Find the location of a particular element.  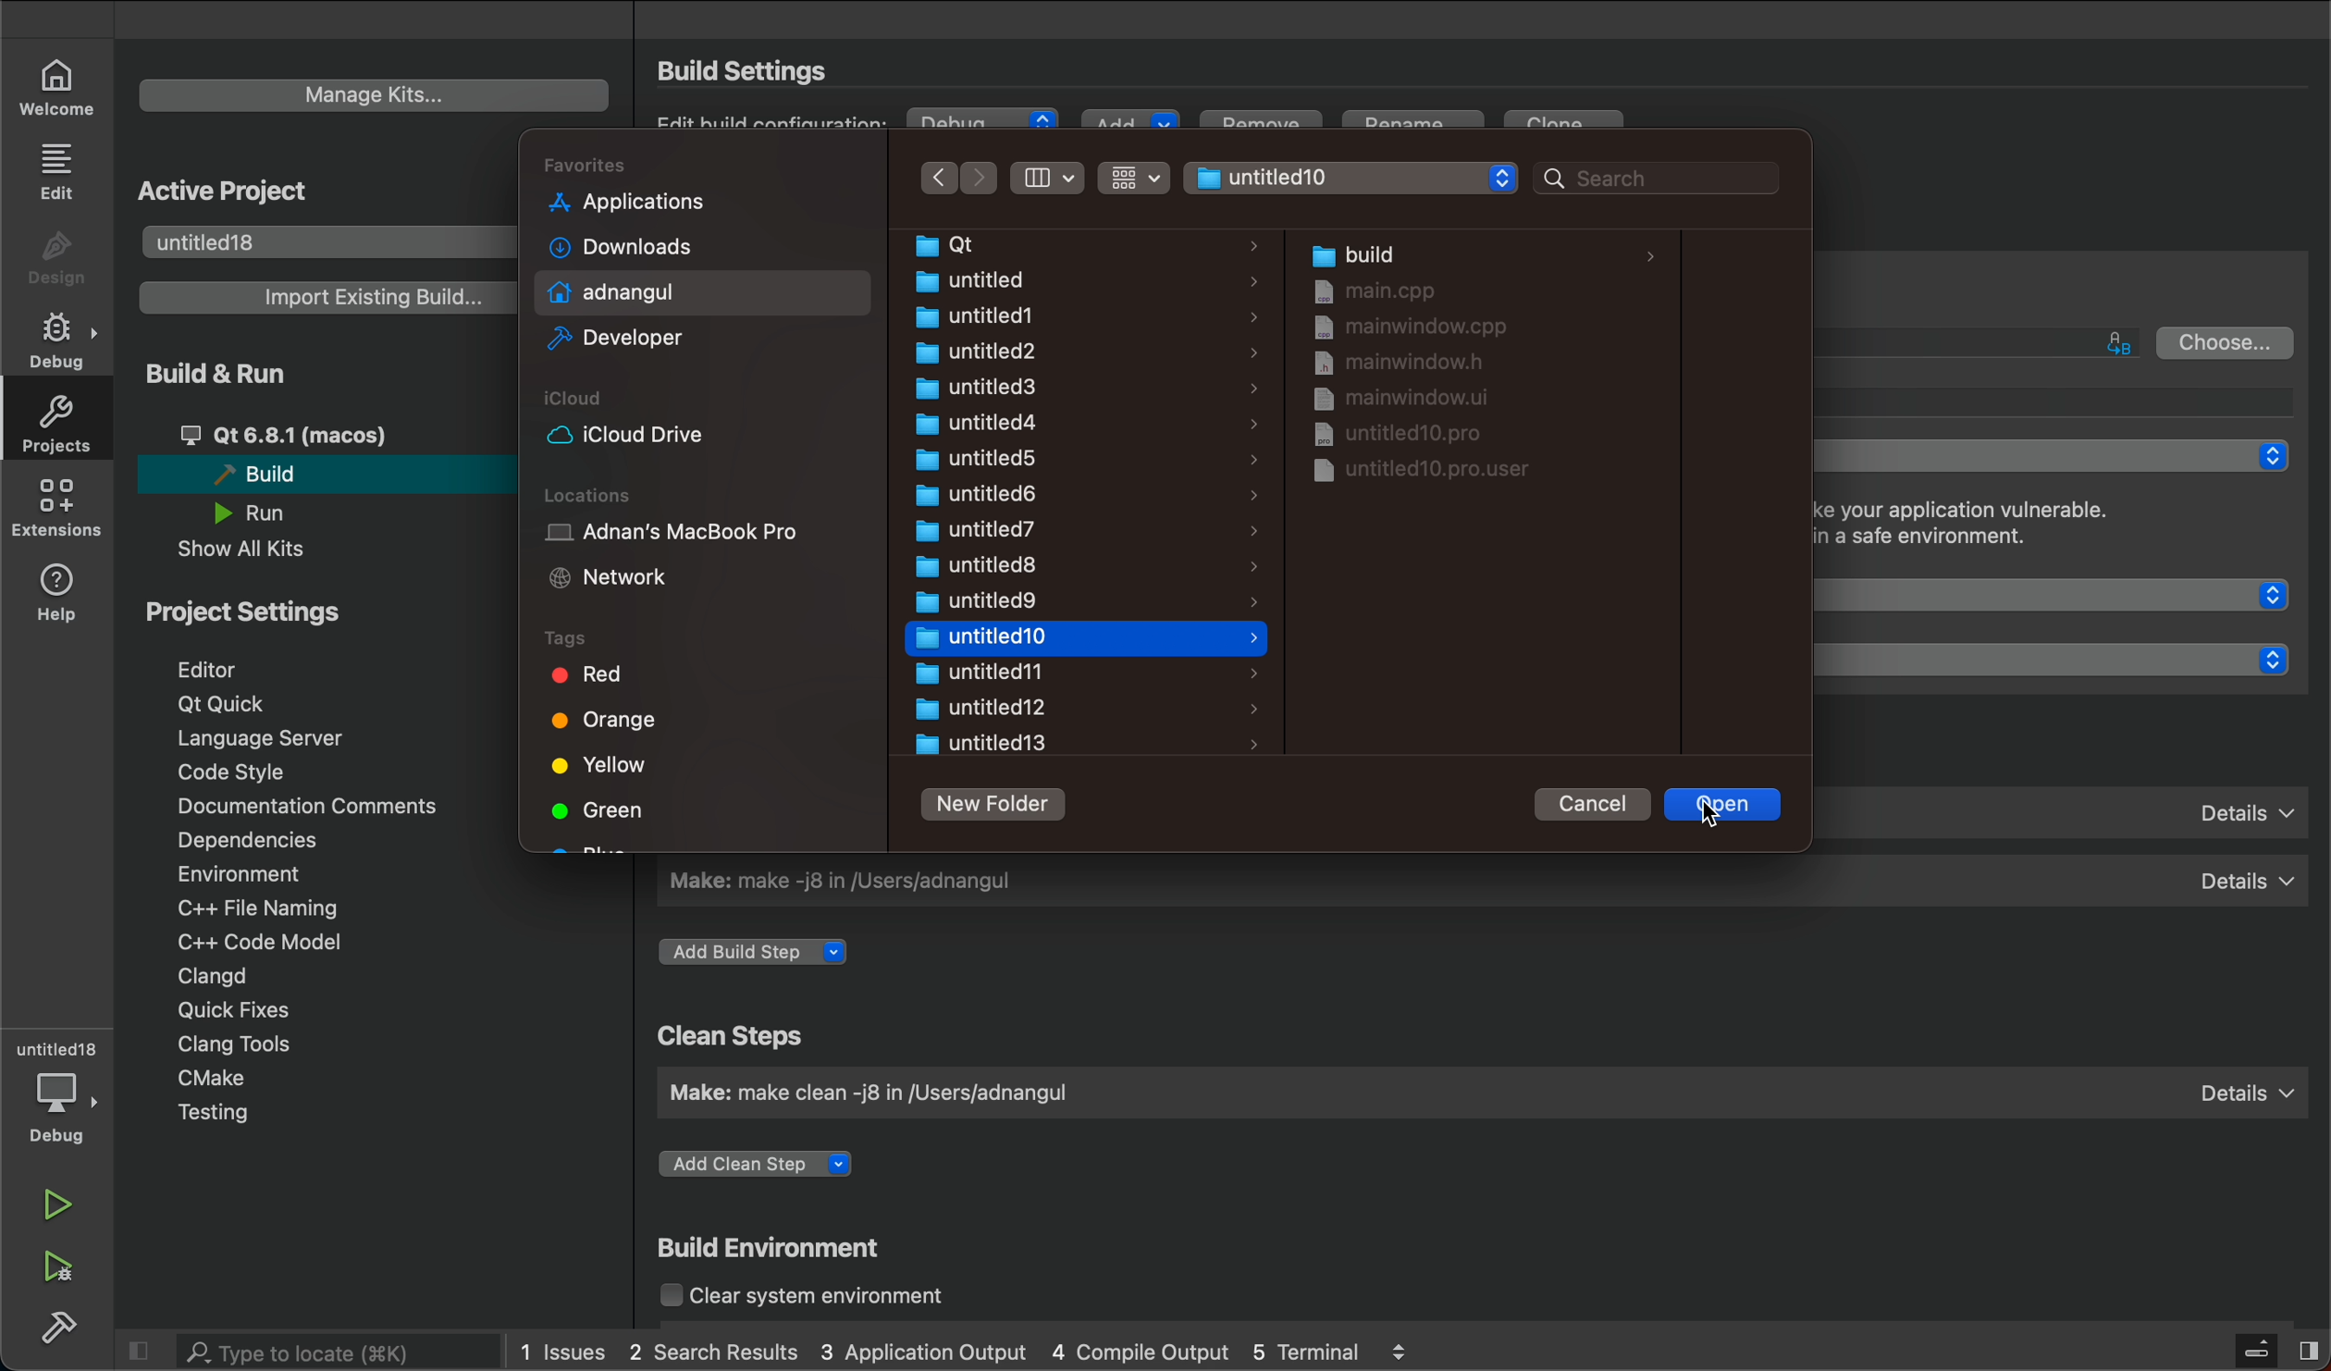

quick is located at coordinates (223, 1011).